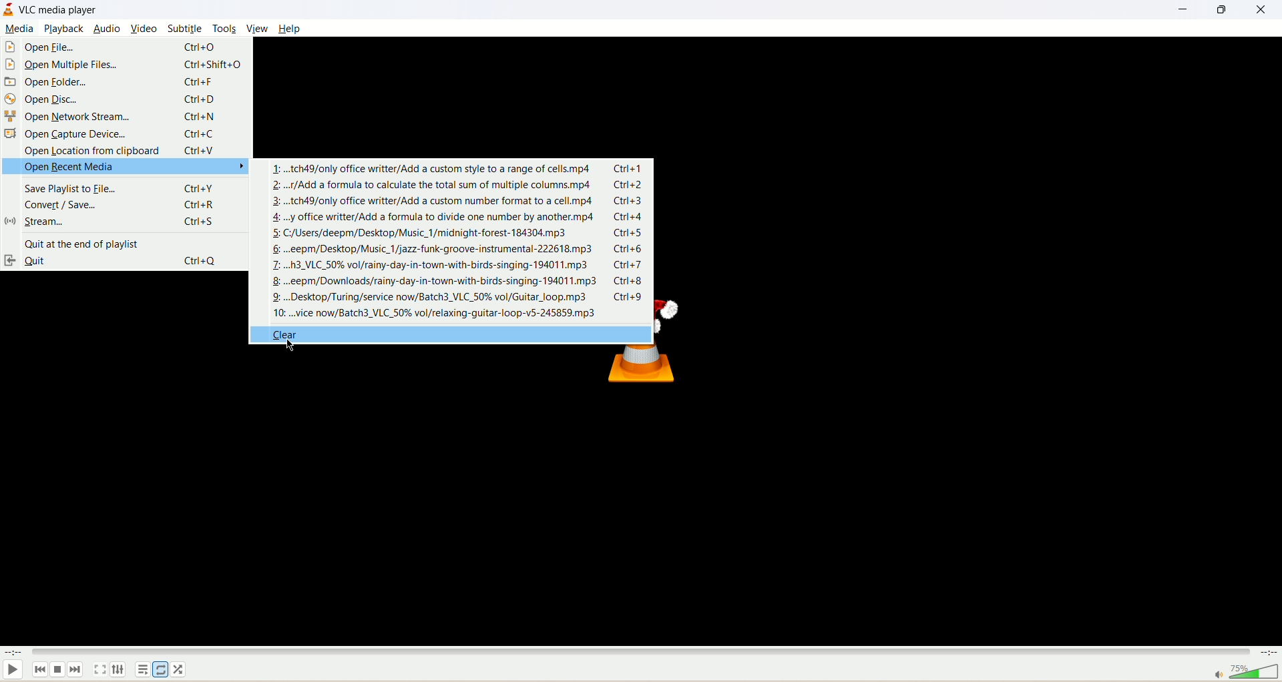 The height and width of the screenshot is (682, 1282). What do you see at coordinates (630, 201) in the screenshot?
I see `ctrl+3` at bounding box center [630, 201].